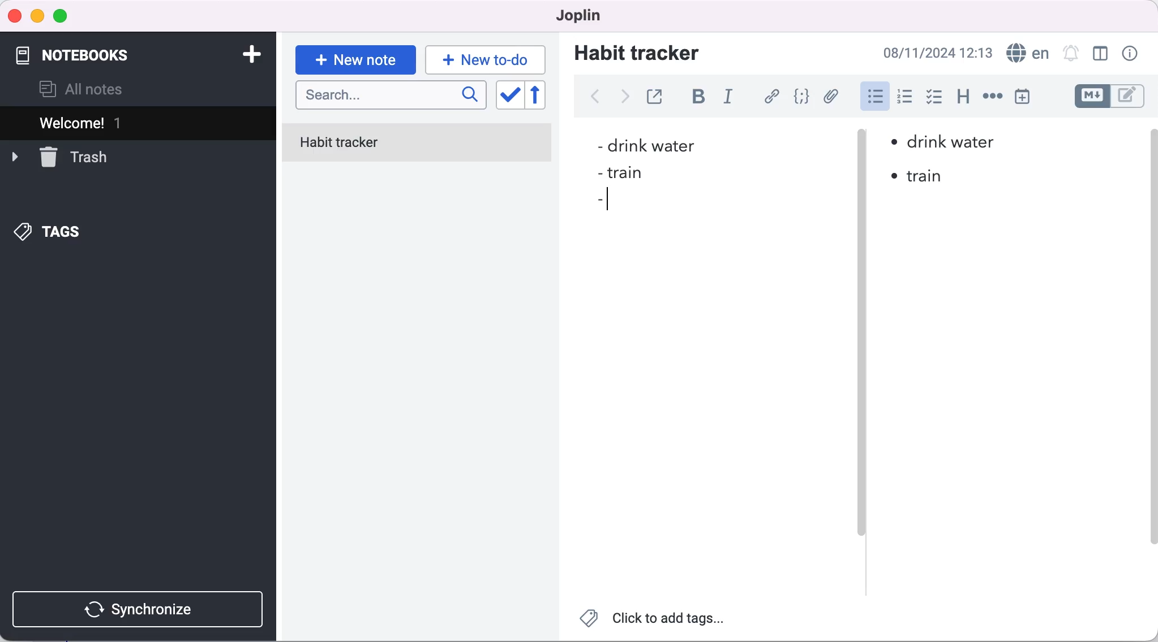  Describe the element at coordinates (1070, 53) in the screenshot. I see `set alarm` at that location.